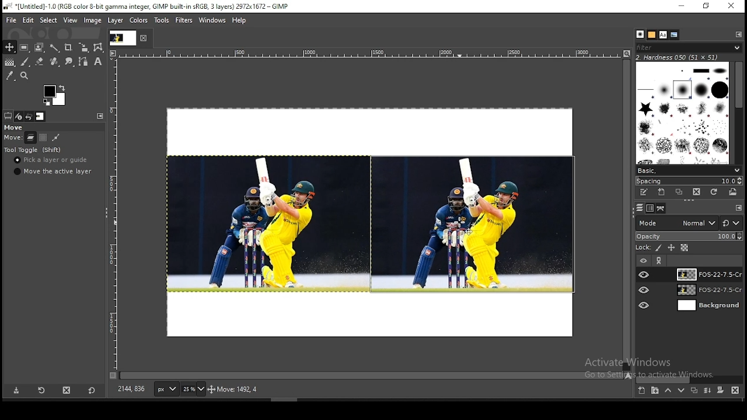 This screenshot has height=420, width=747. What do you see at coordinates (51, 171) in the screenshot?
I see `move the active layer` at bounding box center [51, 171].